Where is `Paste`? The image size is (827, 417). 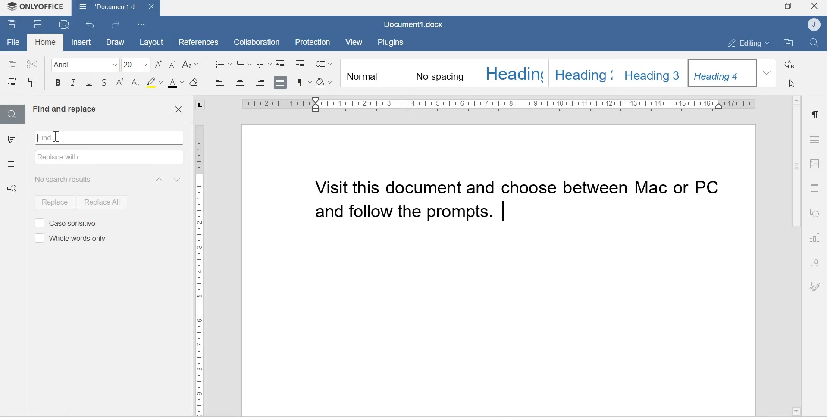
Paste is located at coordinates (13, 83).